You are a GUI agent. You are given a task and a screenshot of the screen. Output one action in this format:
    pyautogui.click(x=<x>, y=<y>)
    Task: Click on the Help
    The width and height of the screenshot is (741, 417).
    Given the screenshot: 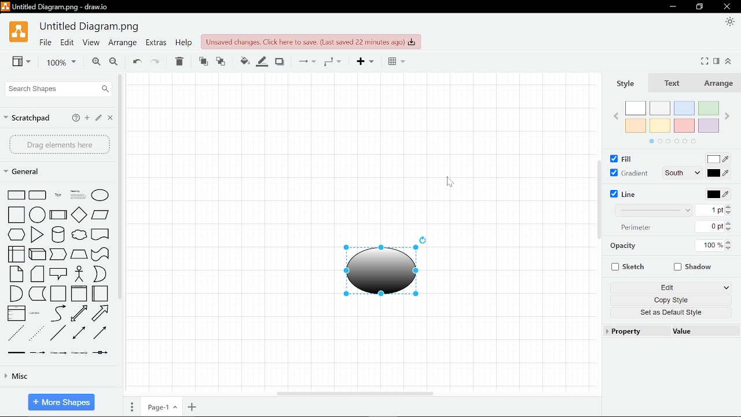 What is the action you would take?
    pyautogui.click(x=184, y=43)
    